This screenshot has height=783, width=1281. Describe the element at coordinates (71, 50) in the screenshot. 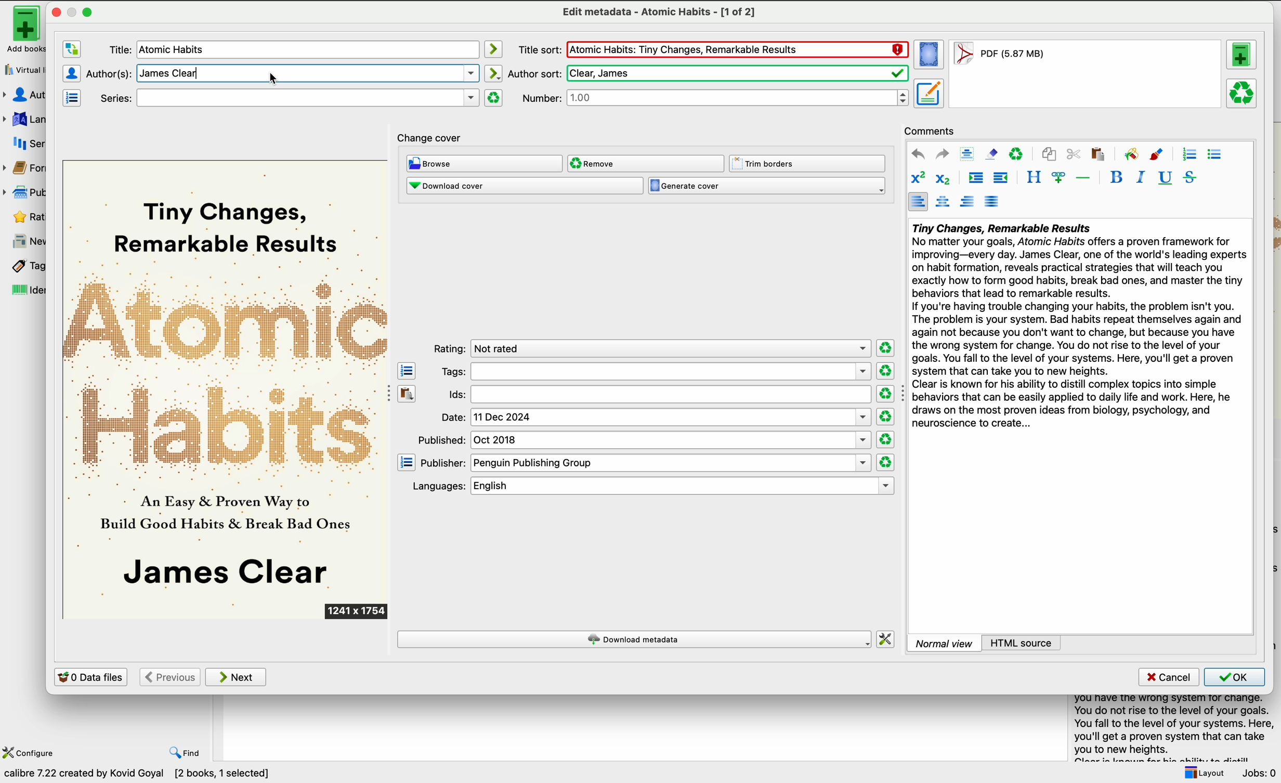

I see `swap the author and title` at that location.